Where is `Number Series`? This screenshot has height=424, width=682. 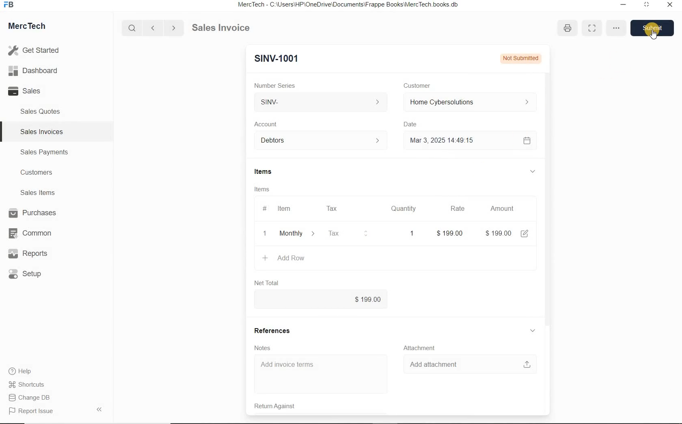 Number Series is located at coordinates (277, 86).